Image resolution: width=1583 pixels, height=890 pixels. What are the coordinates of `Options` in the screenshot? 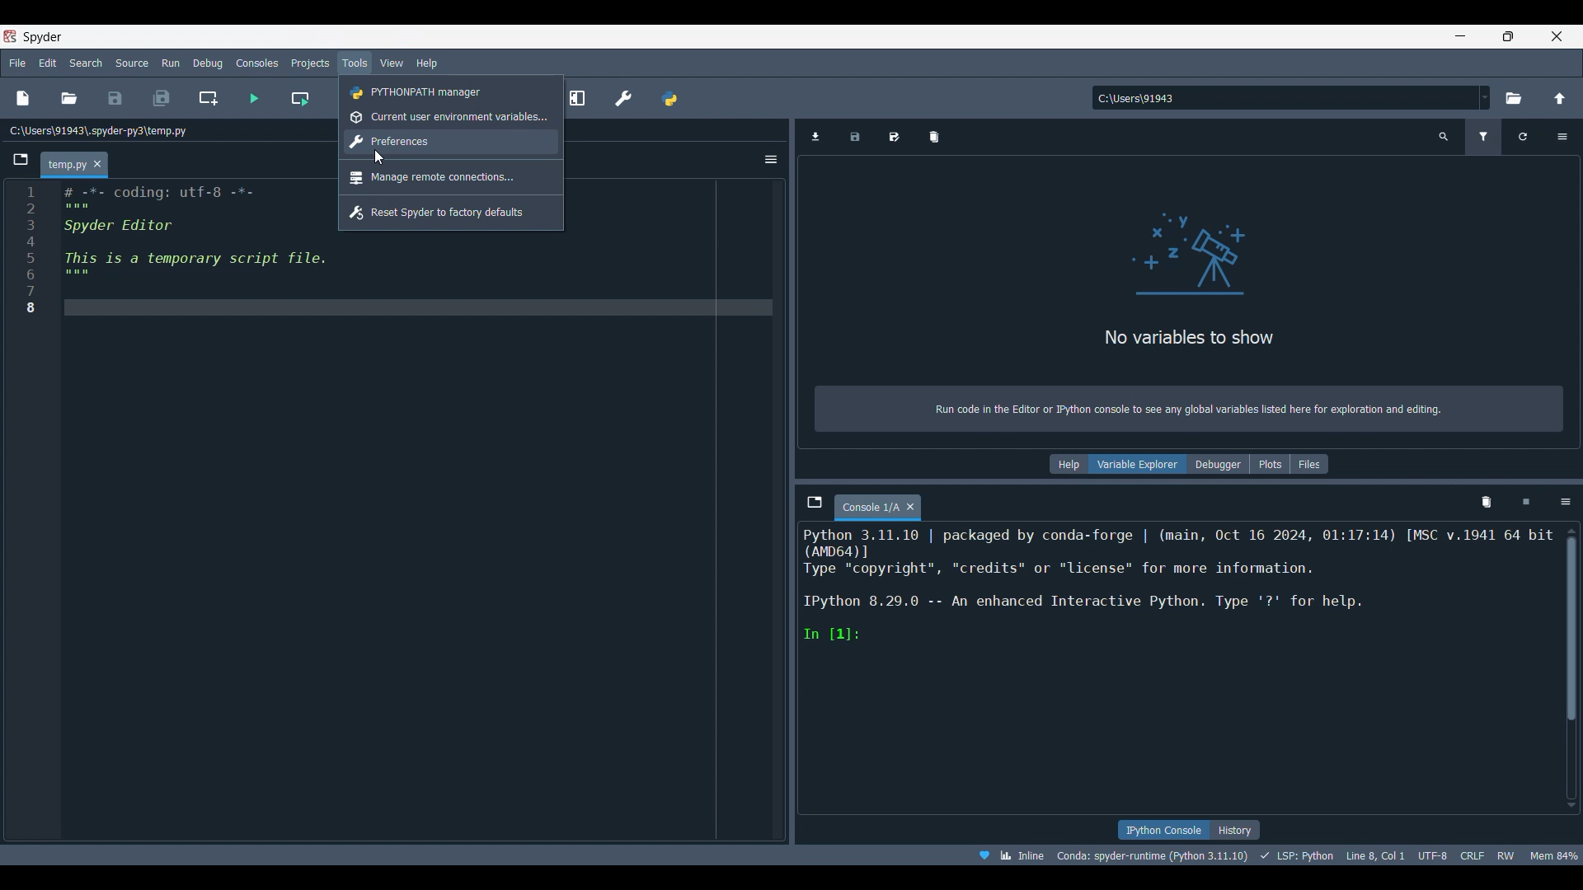 It's located at (1562, 137).